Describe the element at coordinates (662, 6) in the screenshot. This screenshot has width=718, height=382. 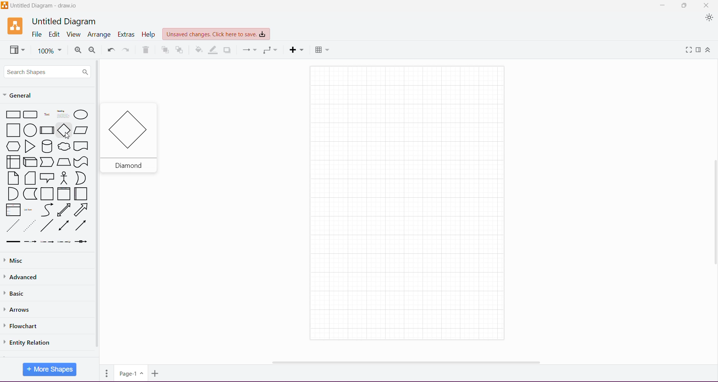
I see `Minimize` at that location.